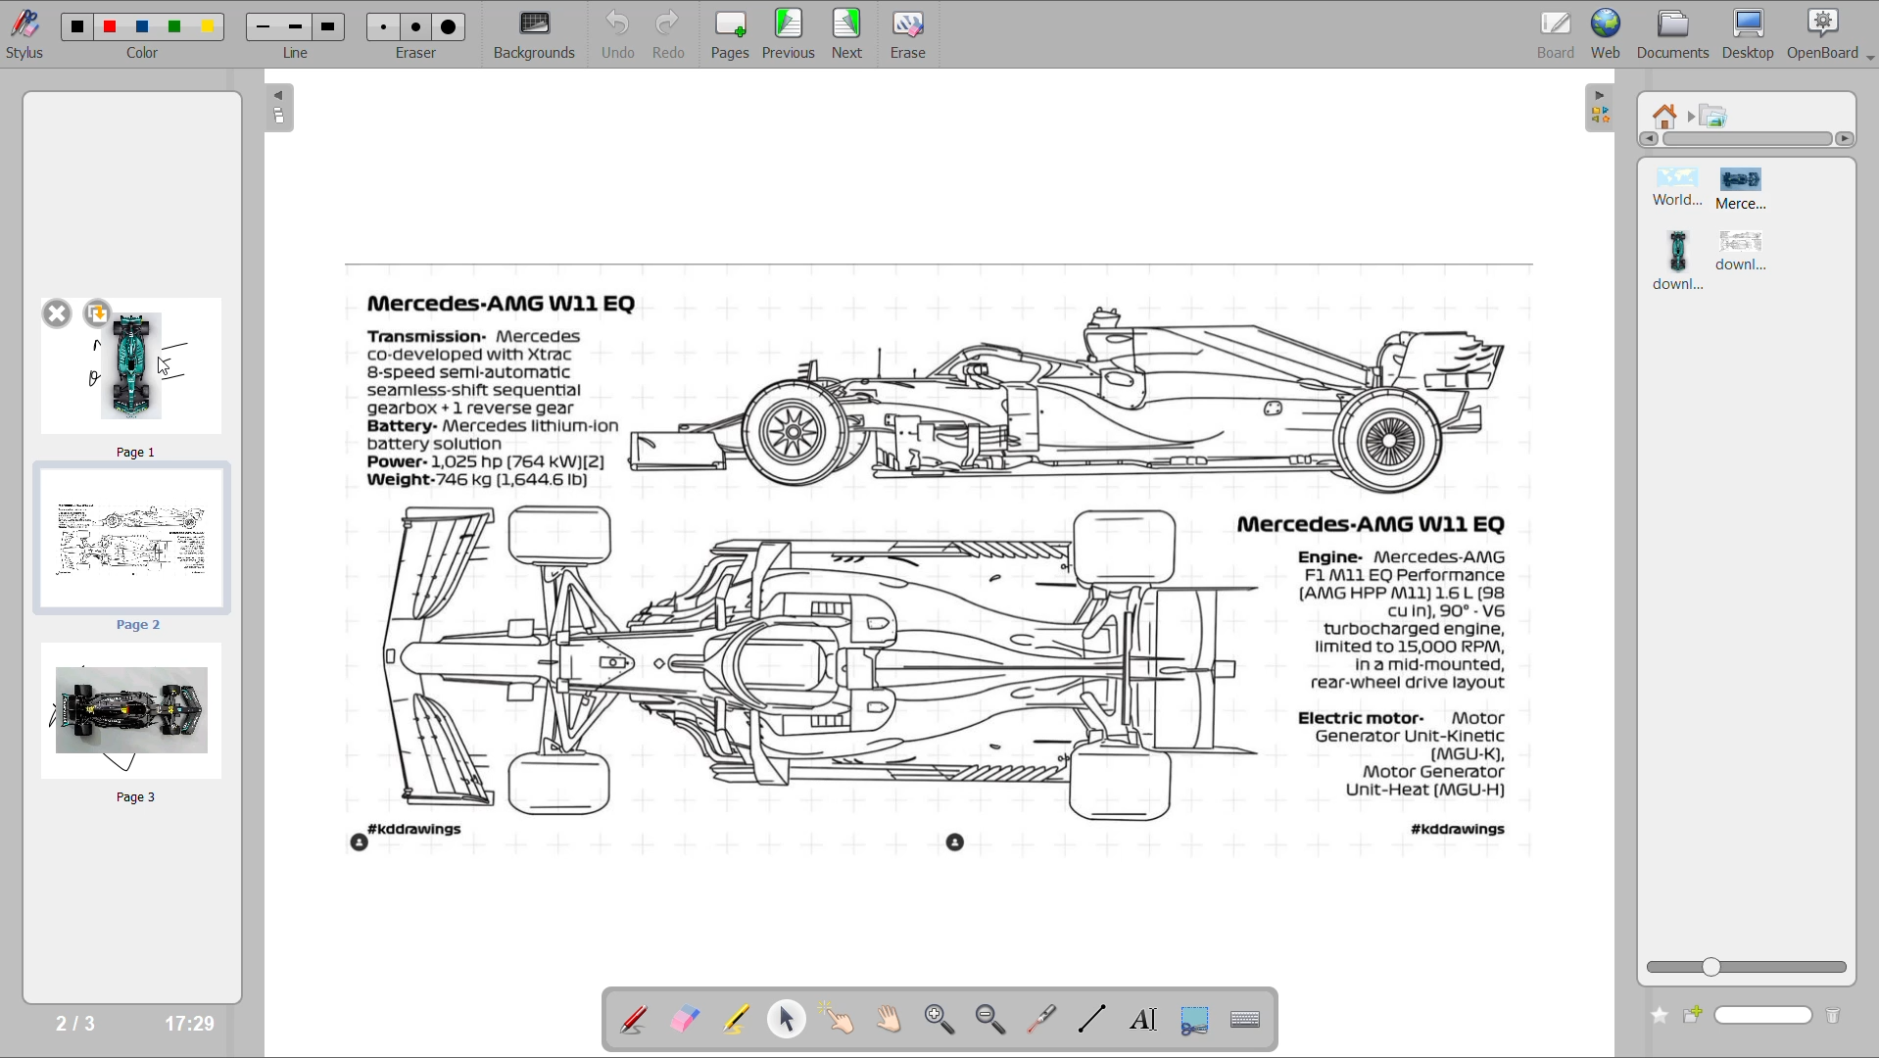  Describe the element at coordinates (680, 1021) in the screenshot. I see `erase annotation` at that location.